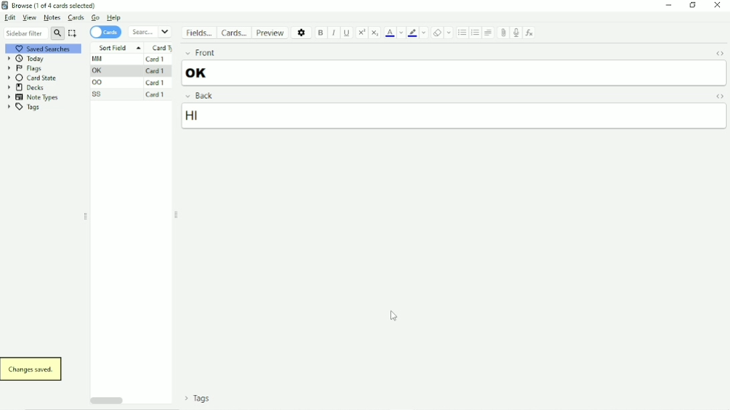  I want to click on Preview, so click(271, 32).